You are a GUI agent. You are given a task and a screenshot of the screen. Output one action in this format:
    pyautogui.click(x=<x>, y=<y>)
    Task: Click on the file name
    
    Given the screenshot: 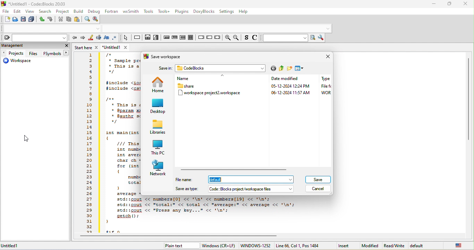 What is the action you would take?
    pyautogui.click(x=228, y=179)
    